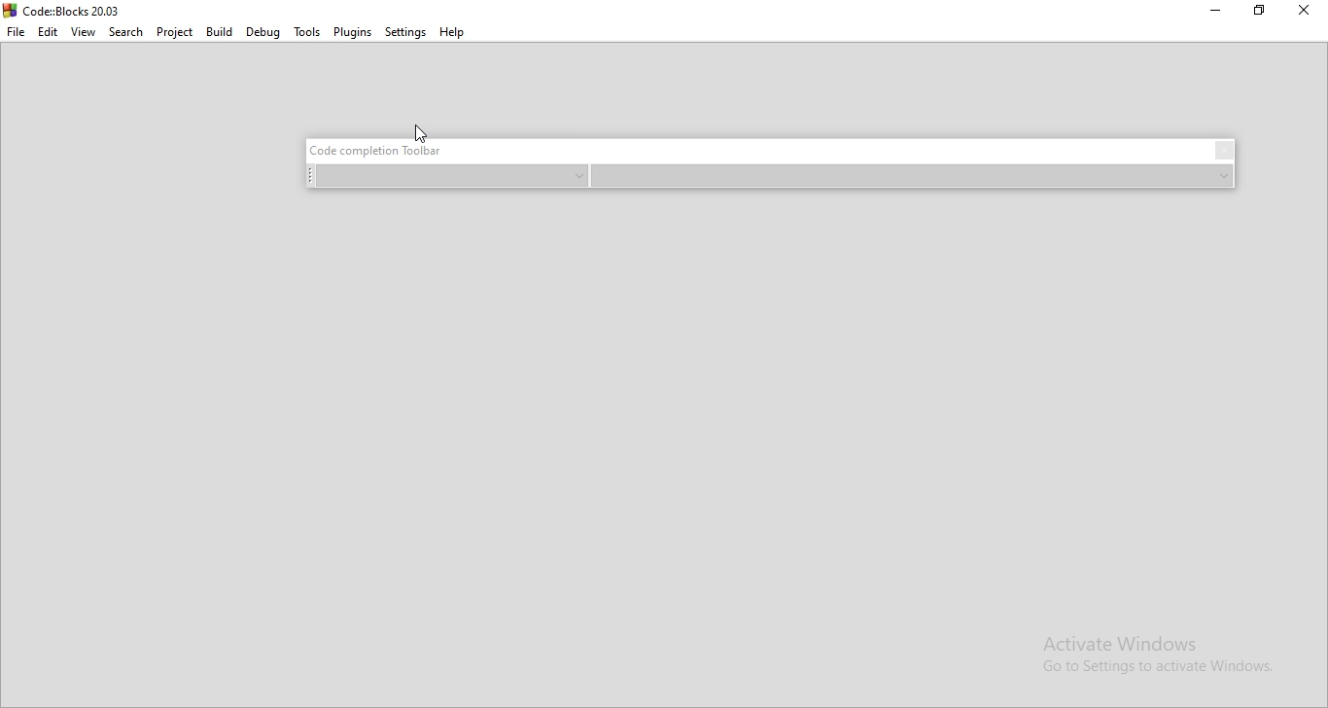 The width and height of the screenshot is (1328, 708). Describe the element at coordinates (304, 32) in the screenshot. I see `Tools ` at that location.